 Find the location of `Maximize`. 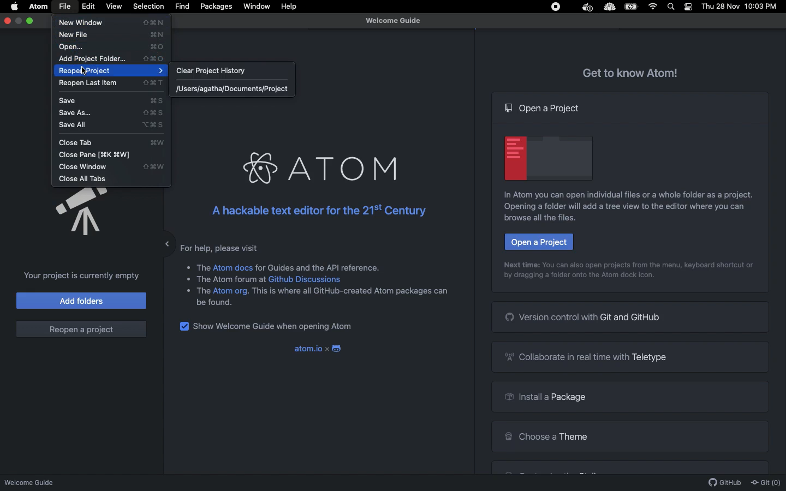

Maximize is located at coordinates (31, 21).